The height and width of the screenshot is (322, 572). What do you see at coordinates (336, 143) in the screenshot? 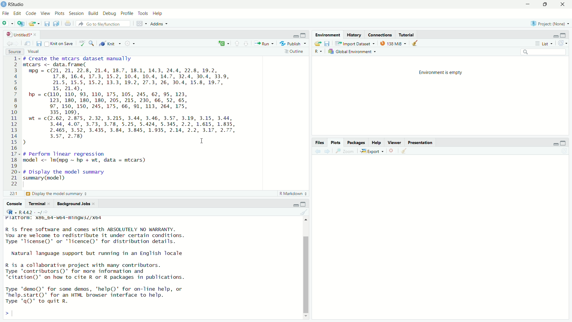
I see `Plots` at bounding box center [336, 143].